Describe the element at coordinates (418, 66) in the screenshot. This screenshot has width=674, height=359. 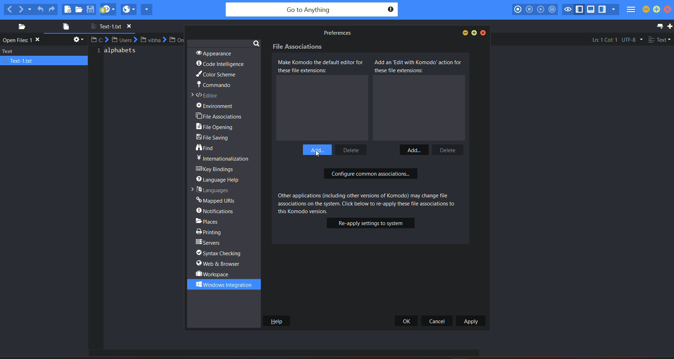
I see `Add an edit with komodo` at that location.